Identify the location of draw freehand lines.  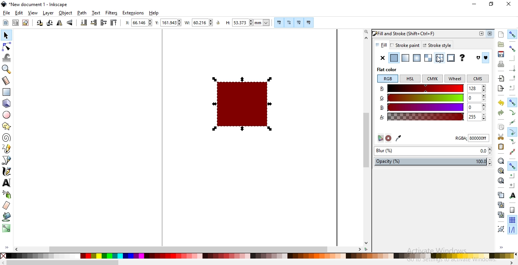
(6, 149).